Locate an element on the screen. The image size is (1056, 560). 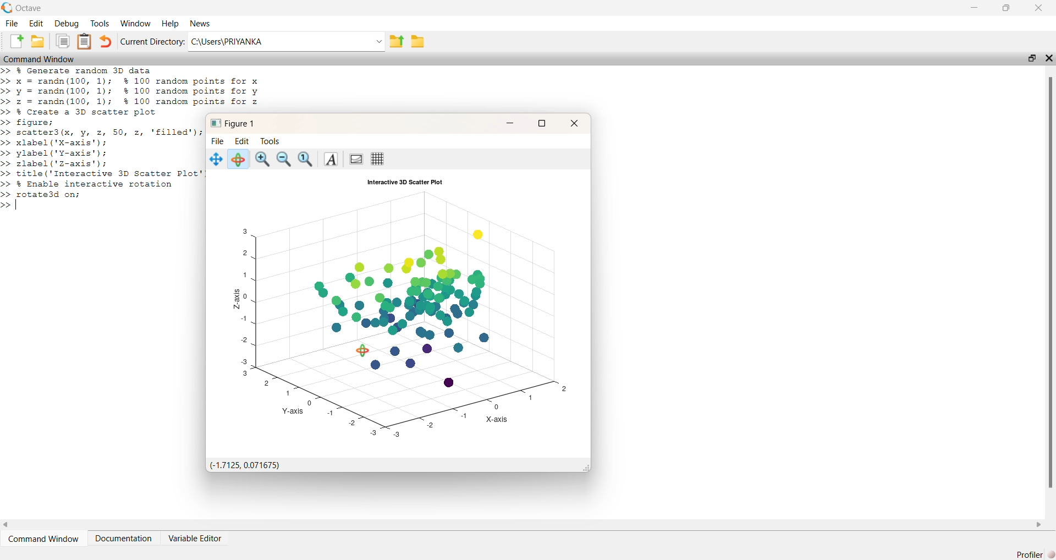
Tools is located at coordinates (100, 24).